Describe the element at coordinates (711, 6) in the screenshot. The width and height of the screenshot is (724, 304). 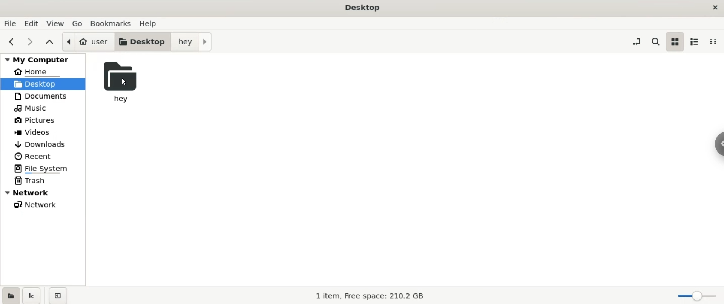
I see `close` at that location.